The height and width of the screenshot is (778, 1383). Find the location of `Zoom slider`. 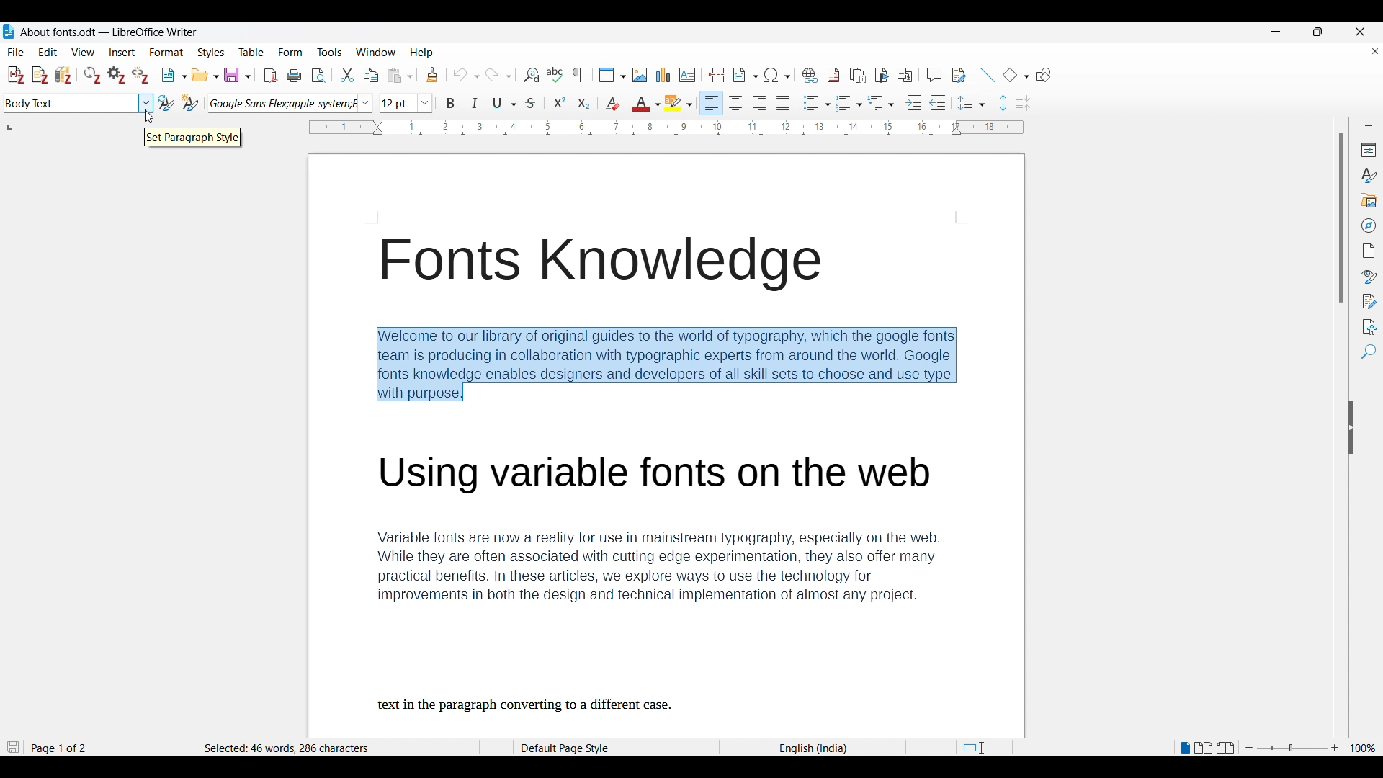

Zoom slider is located at coordinates (1292, 747).